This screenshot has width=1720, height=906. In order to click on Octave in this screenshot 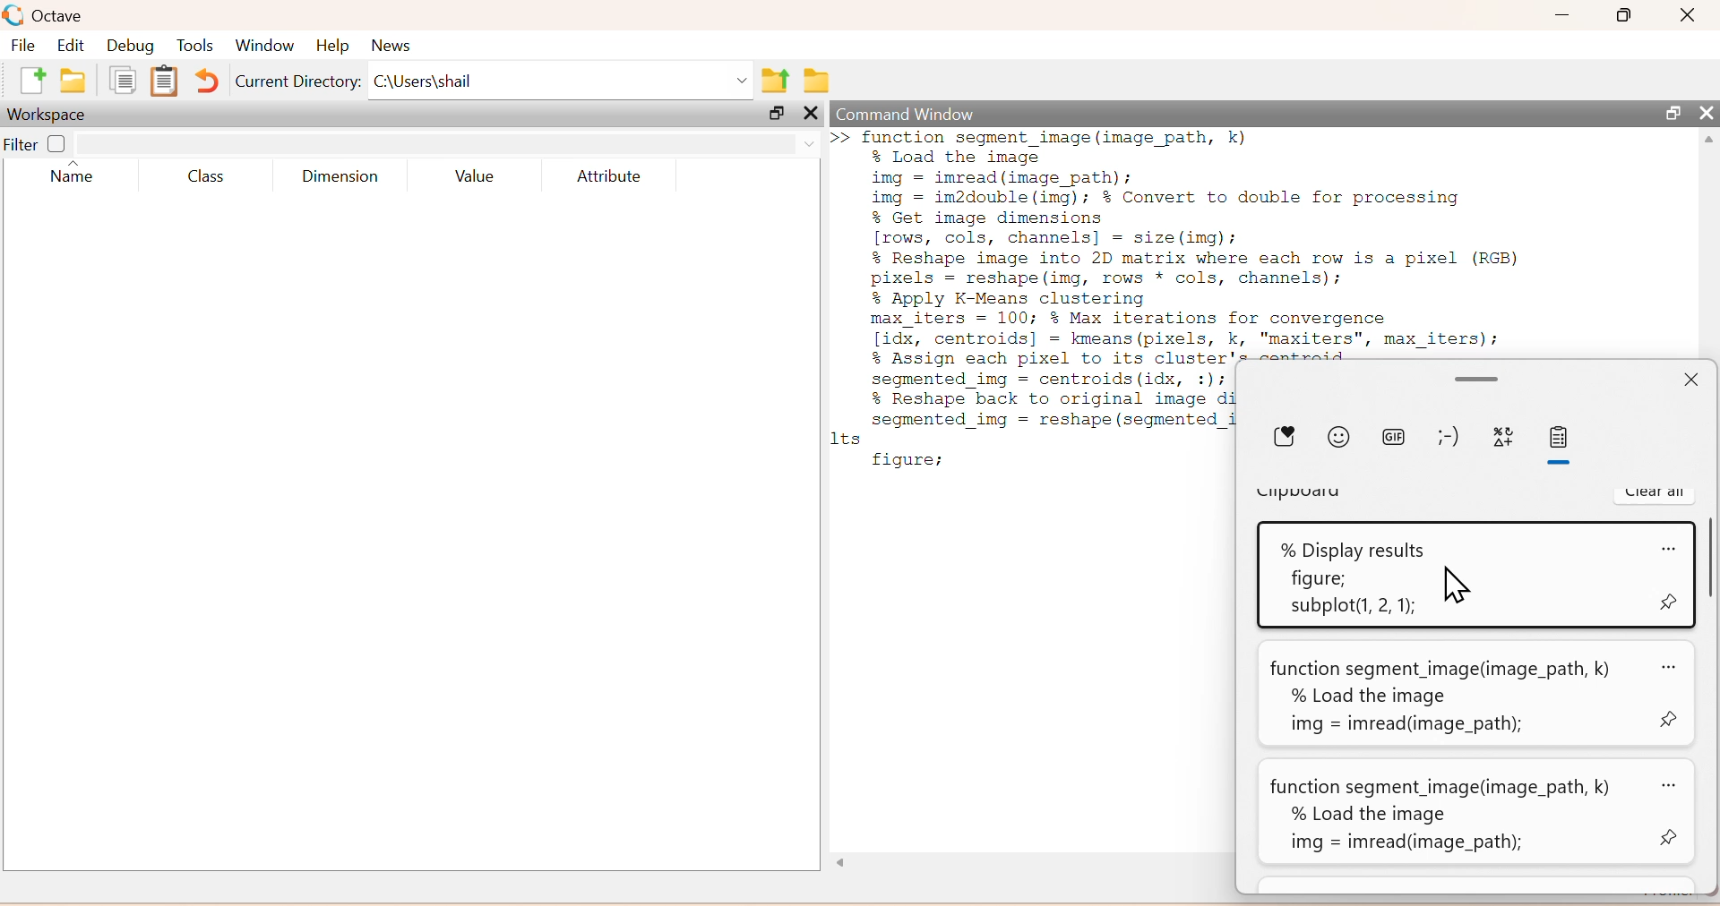, I will do `click(64, 15)`.